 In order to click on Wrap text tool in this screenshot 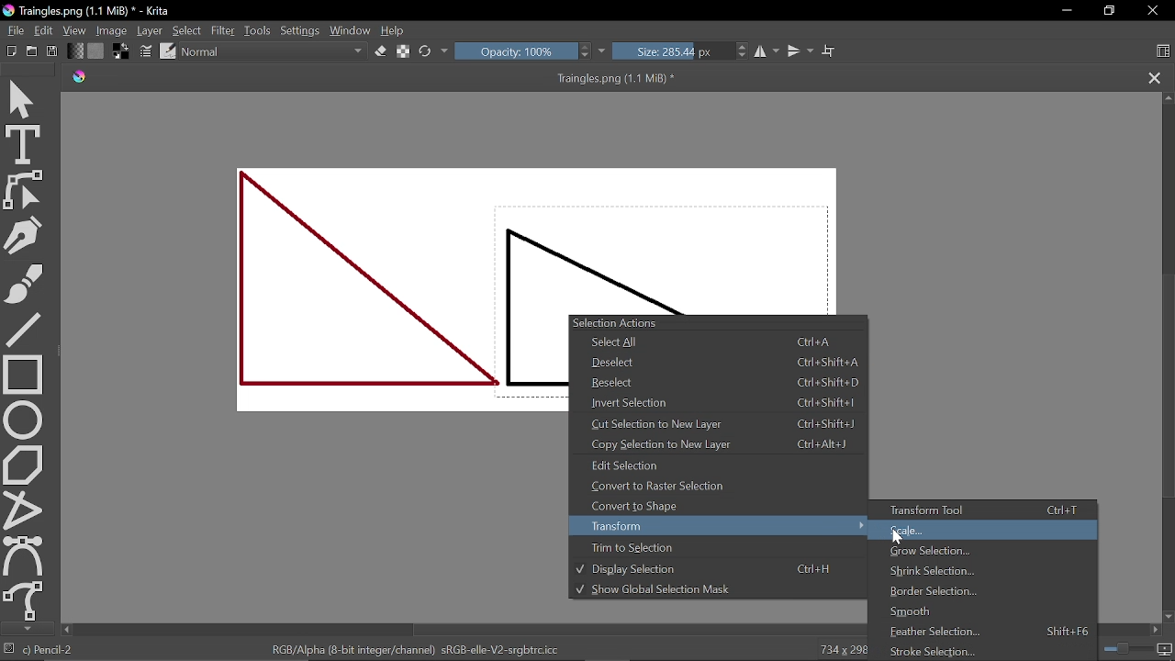, I will do `click(828, 50)`.